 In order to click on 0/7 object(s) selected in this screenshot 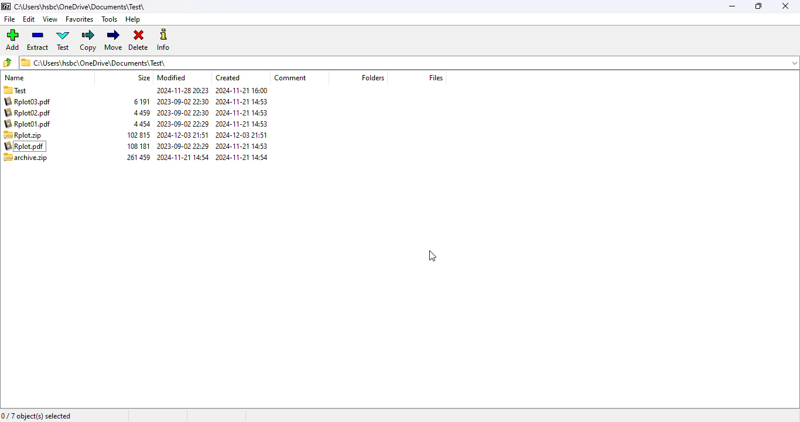, I will do `click(36, 416)`.